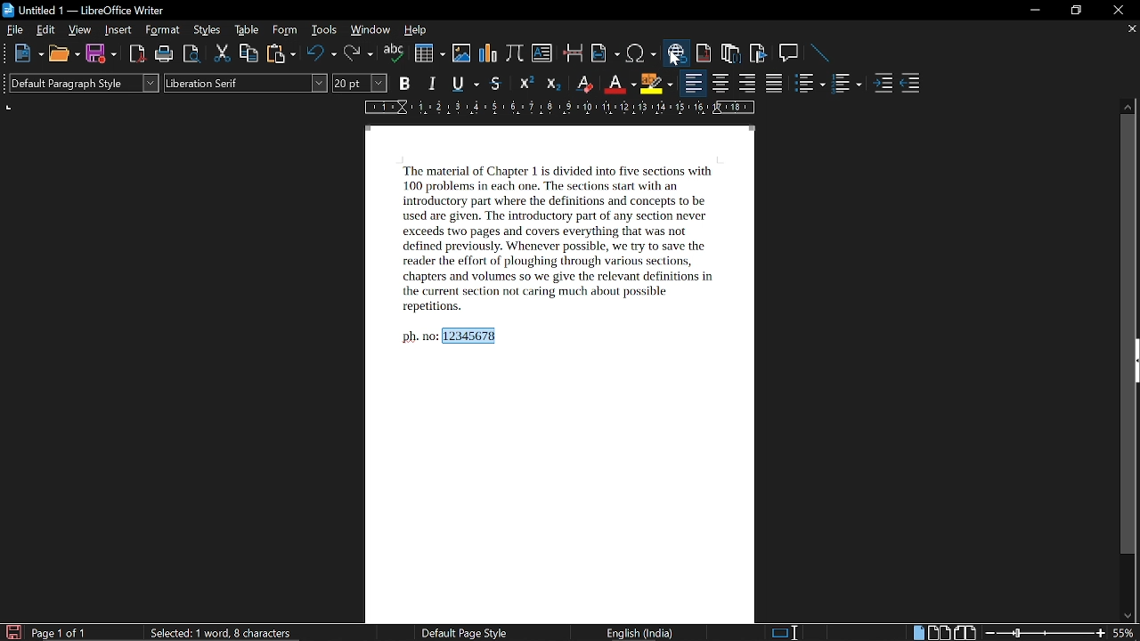 The image size is (1140, 641). I want to click on paragraph style, so click(84, 83).